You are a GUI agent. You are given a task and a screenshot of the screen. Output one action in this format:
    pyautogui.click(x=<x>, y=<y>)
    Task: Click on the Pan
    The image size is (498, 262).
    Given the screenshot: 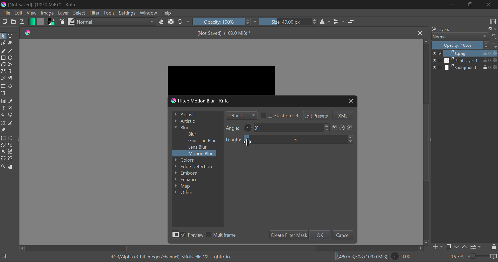 What is the action you would take?
    pyautogui.click(x=12, y=167)
    